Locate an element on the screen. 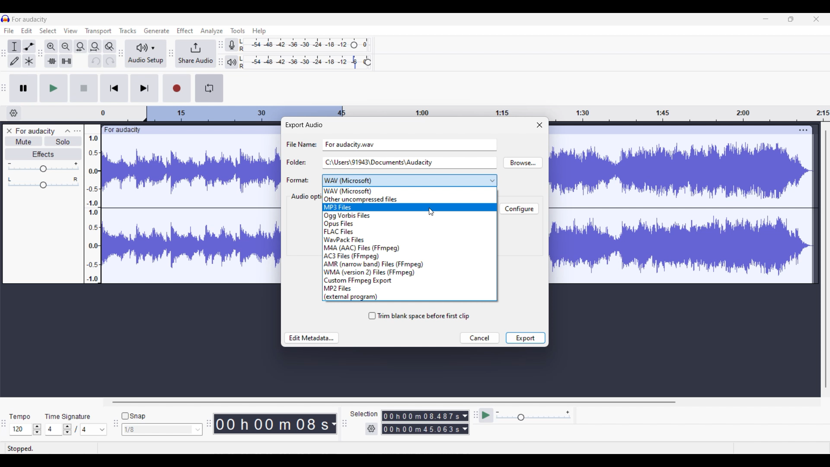 This screenshot has width=830, height=467. Text box for Folders is located at coordinates (409, 162).